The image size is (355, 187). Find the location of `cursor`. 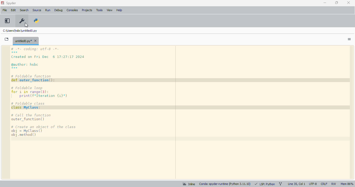

cursor is located at coordinates (27, 25).